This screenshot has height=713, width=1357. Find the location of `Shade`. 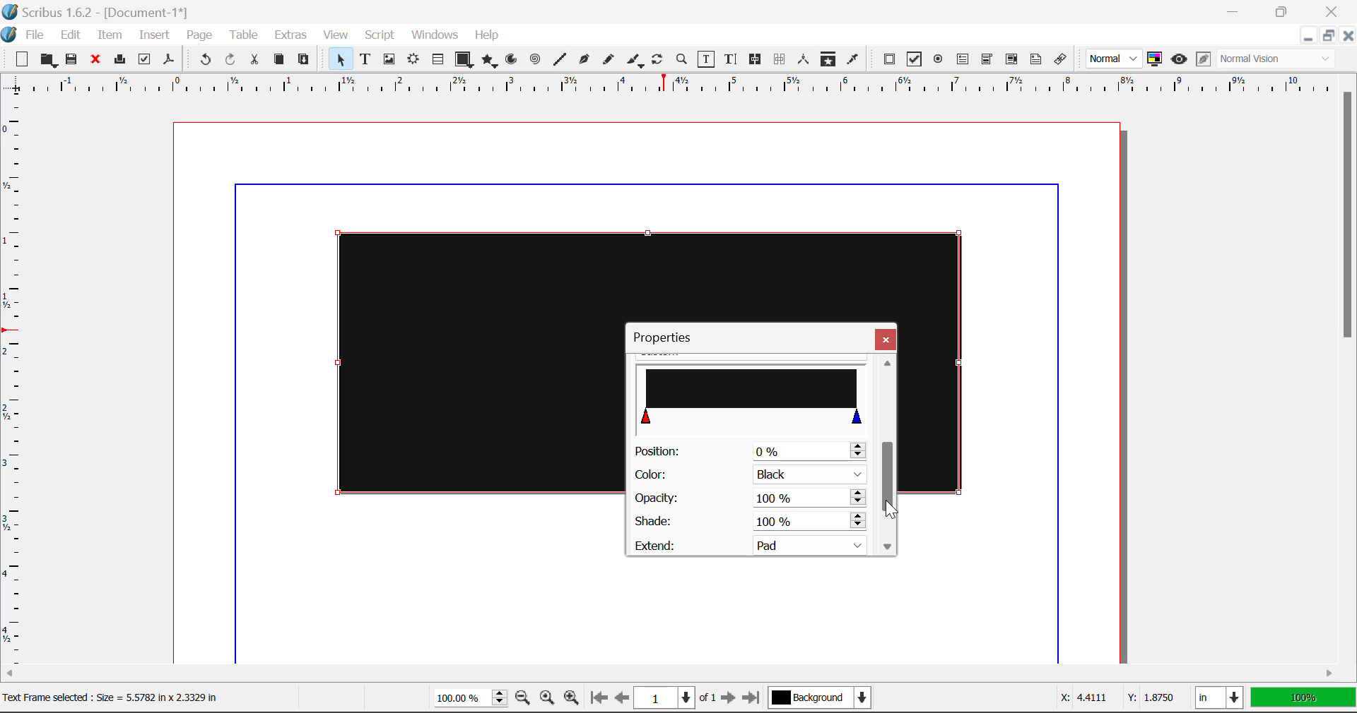

Shade is located at coordinates (748, 522).